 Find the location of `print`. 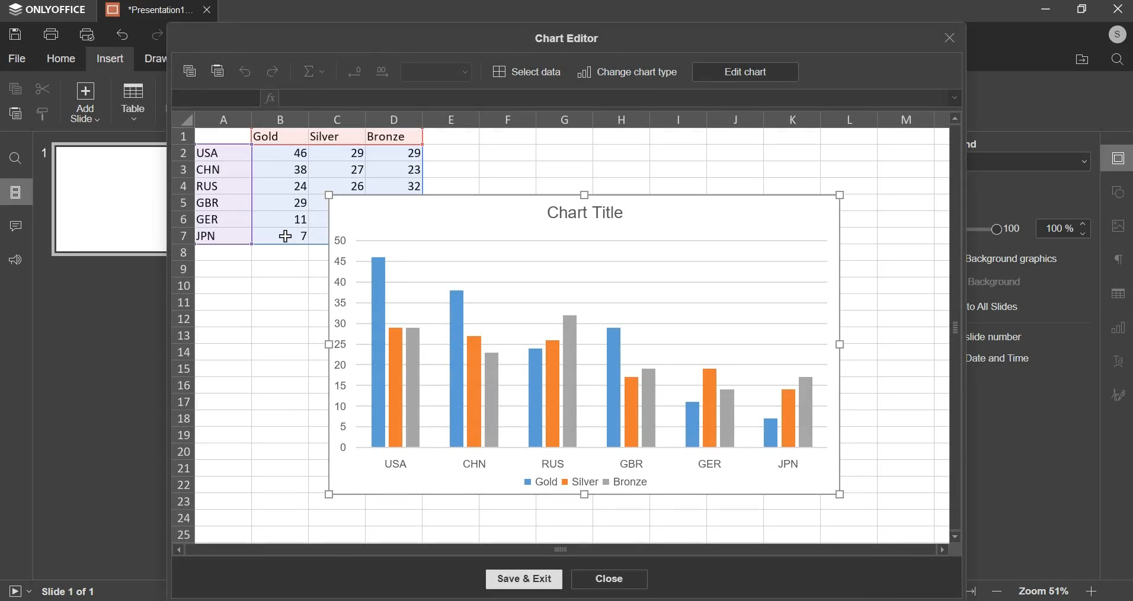

print is located at coordinates (50, 34).